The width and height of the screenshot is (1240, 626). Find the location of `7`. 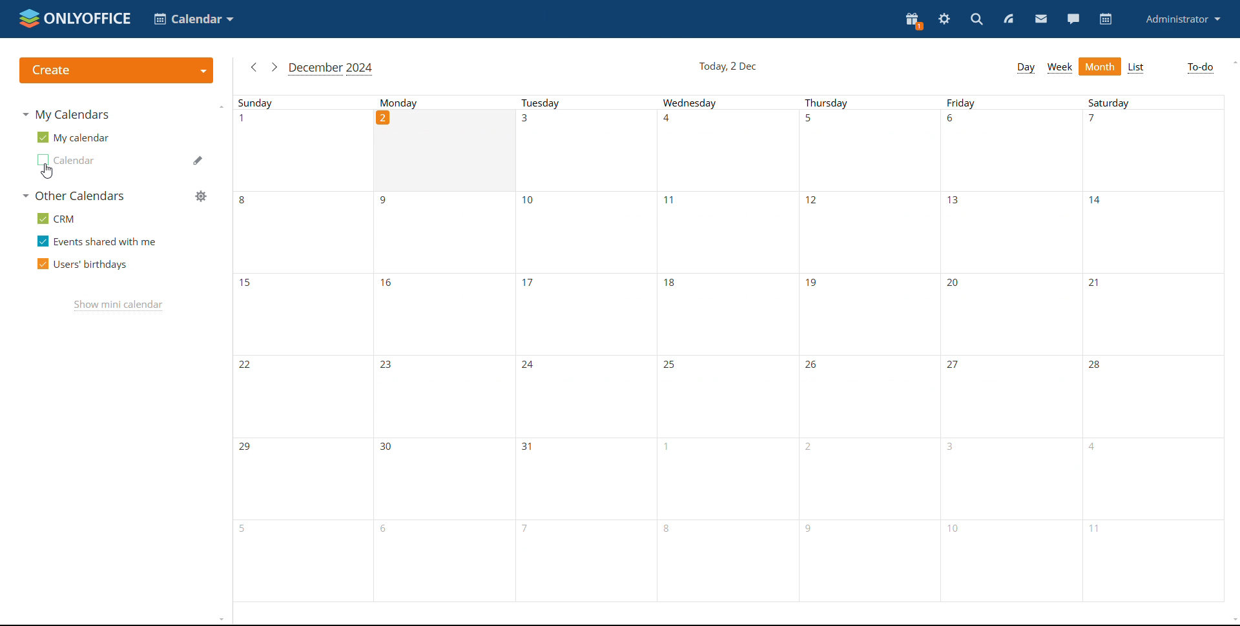

7 is located at coordinates (580, 562).